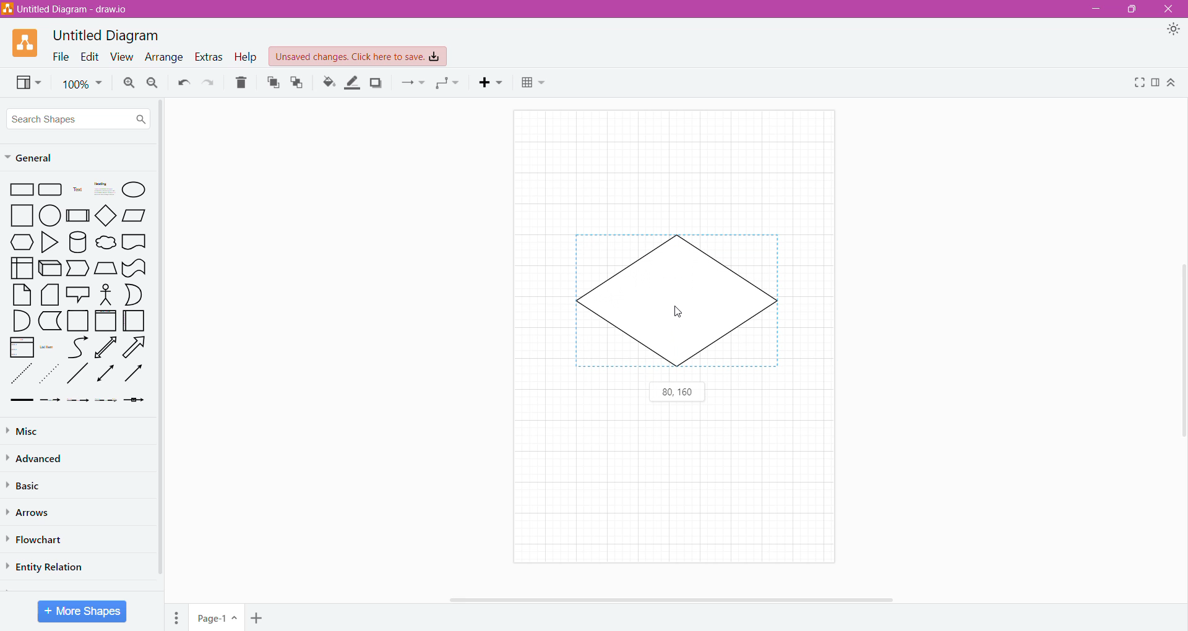 This screenshot has height=631, width=1188. Describe the element at coordinates (77, 376) in the screenshot. I see `Line` at that location.